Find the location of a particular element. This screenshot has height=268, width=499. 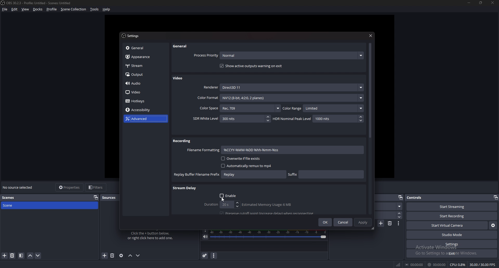

transition properties is located at coordinates (399, 224).